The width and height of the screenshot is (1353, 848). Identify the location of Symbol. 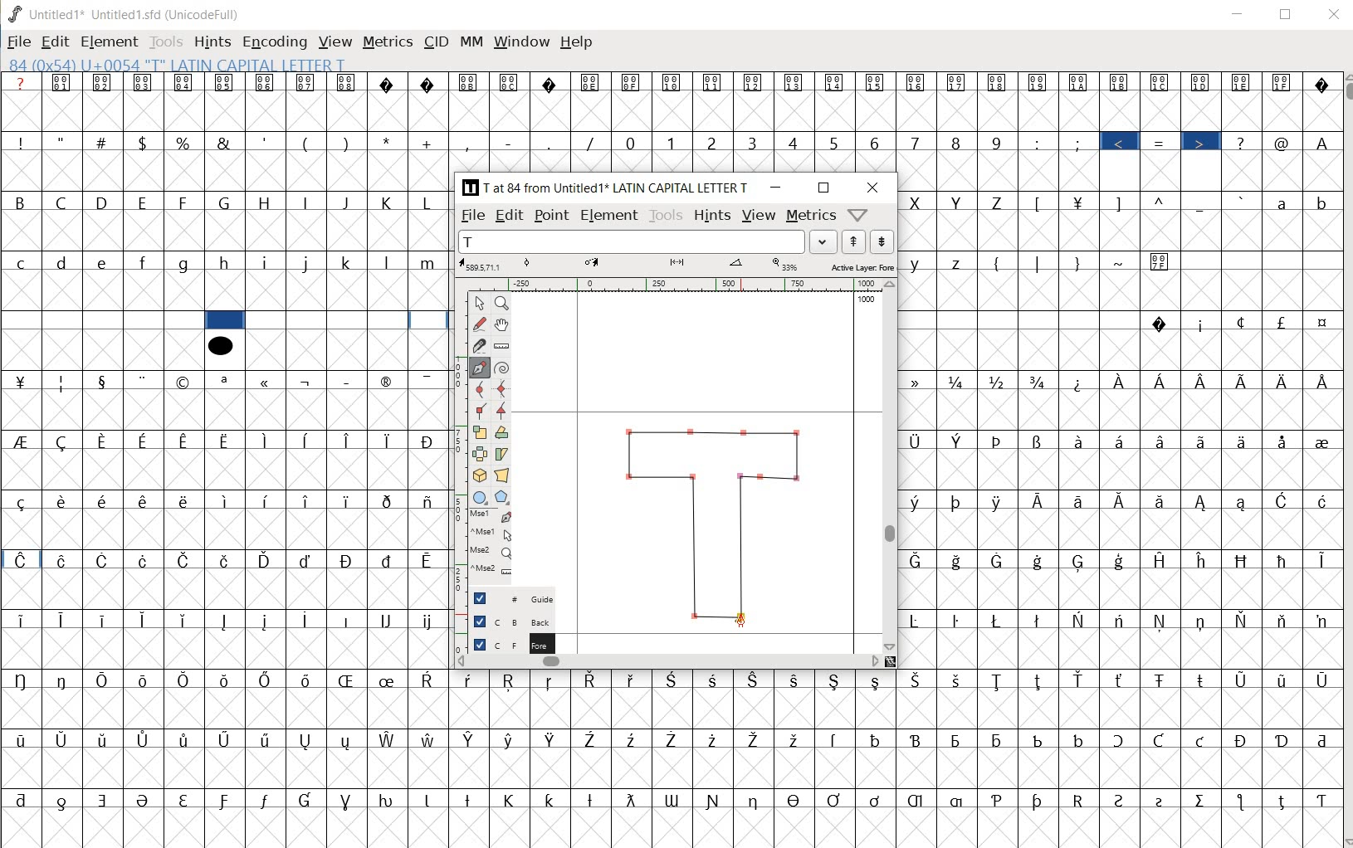
(1165, 798).